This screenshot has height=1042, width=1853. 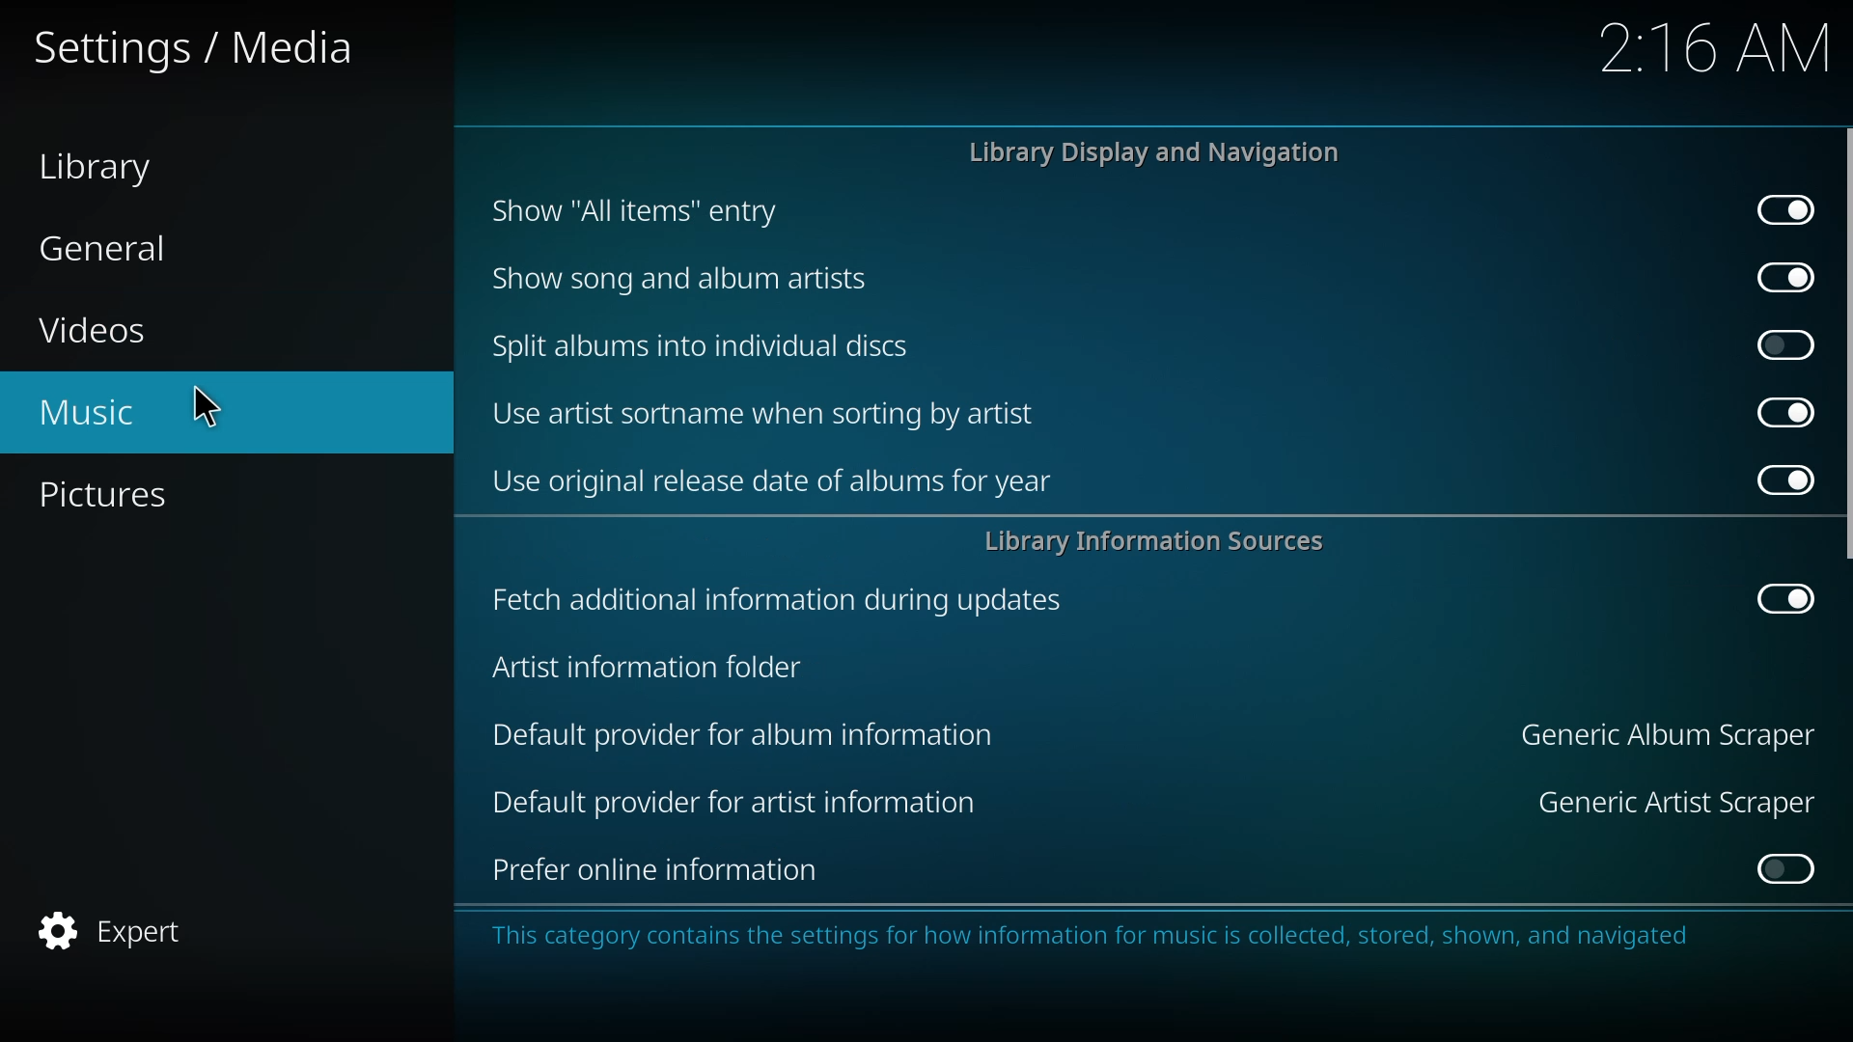 What do you see at coordinates (124, 928) in the screenshot?
I see `expert` at bounding box center [124, 928].